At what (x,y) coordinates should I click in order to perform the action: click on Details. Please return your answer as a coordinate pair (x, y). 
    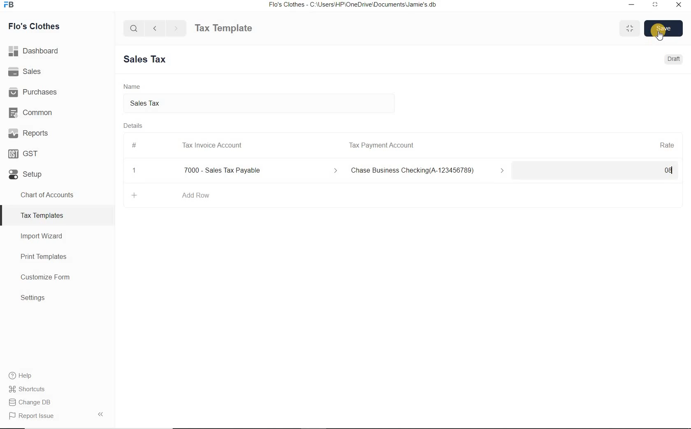
    Looking at the image, I should click on (133, 125).